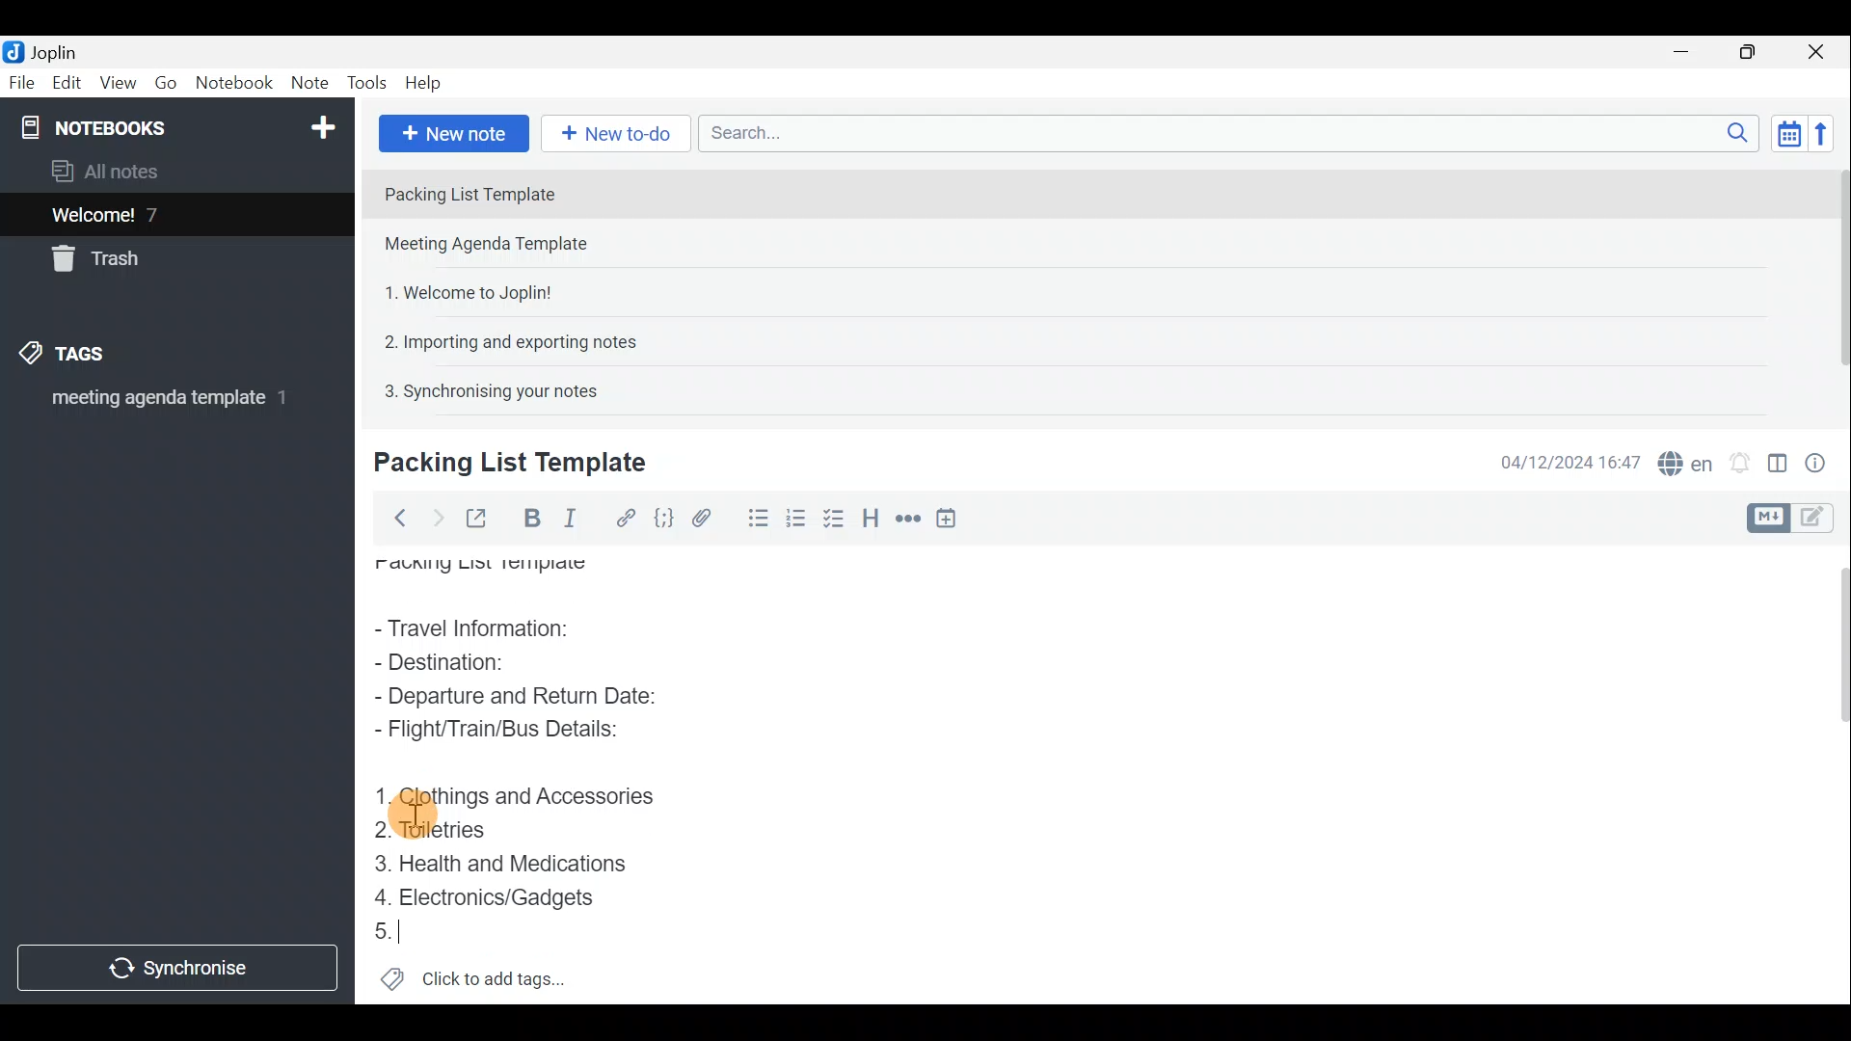 The height and width of the screenshot is (1041, 1851). I want to click on Code, so click(663, 517).